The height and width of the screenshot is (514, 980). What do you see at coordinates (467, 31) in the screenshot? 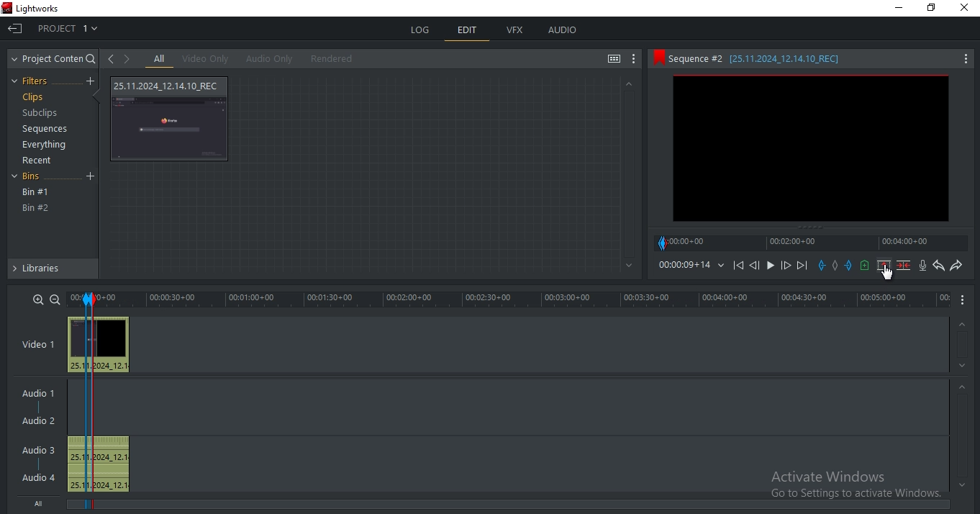
I see `edit` at bounding box center [467, 31].